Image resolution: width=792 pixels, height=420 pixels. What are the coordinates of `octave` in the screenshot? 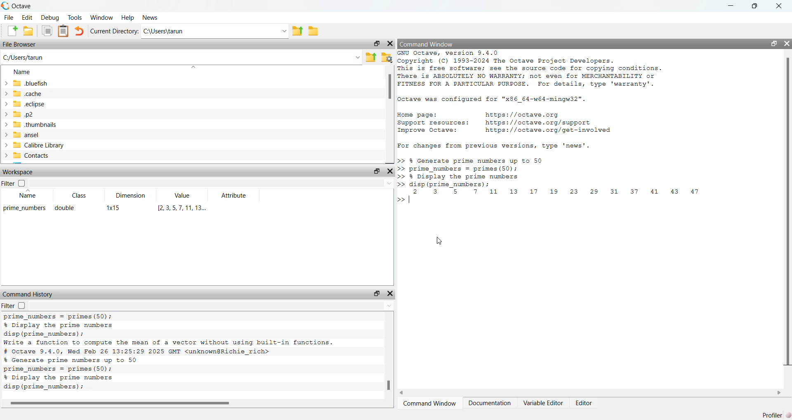 It's located at (23, 6).